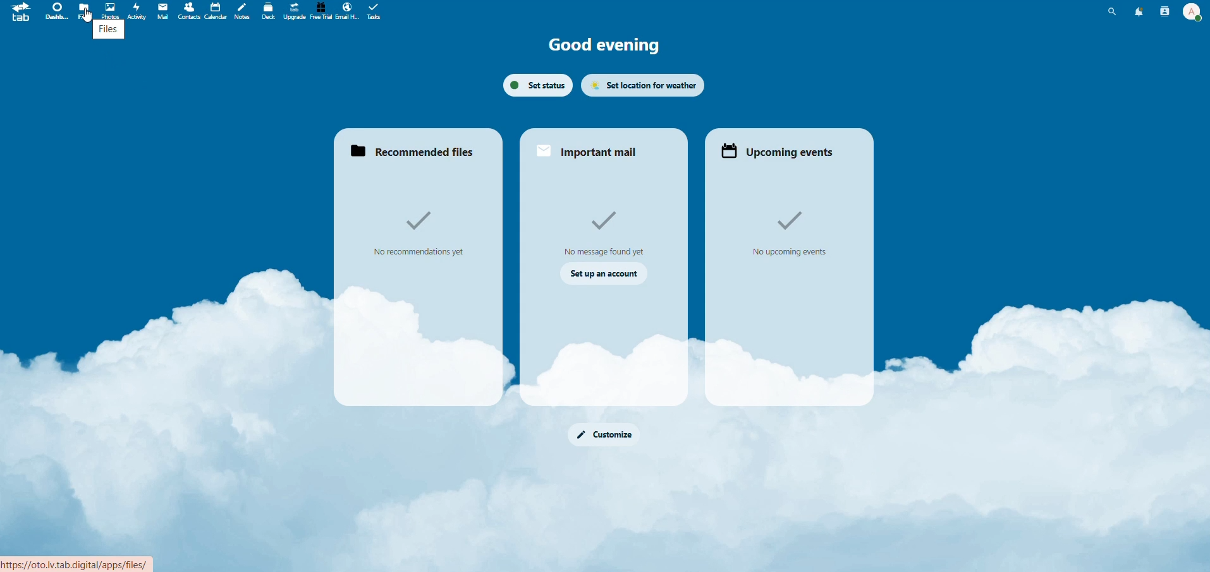 The width and height of the screenshot is (1210, 572). I want to click on Tasks, so click(377, 12).